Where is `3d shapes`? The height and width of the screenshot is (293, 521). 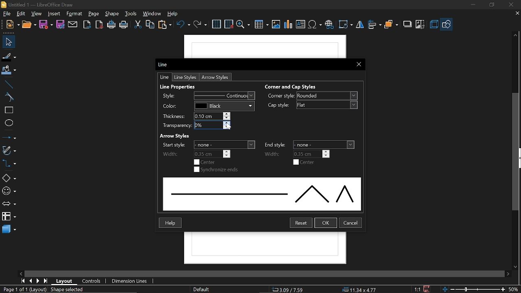 3d shapes is located at coordinates (9, 230).